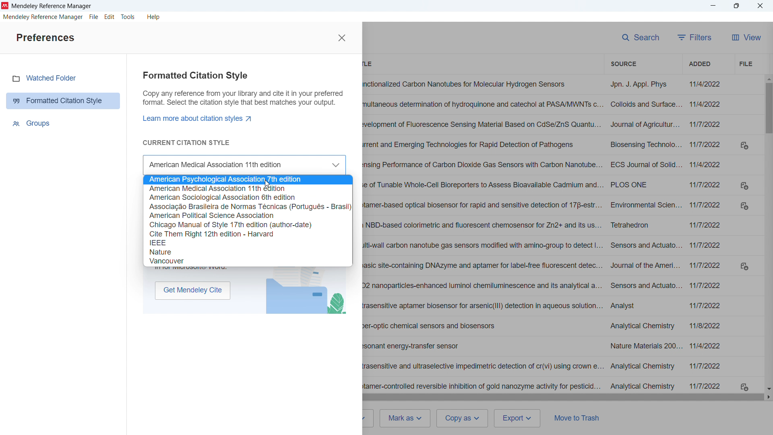  Describe the element at coordinates (248, 225) in the screenshot. I see `Chicago manual of style 17th edition (author-date)` at that location.